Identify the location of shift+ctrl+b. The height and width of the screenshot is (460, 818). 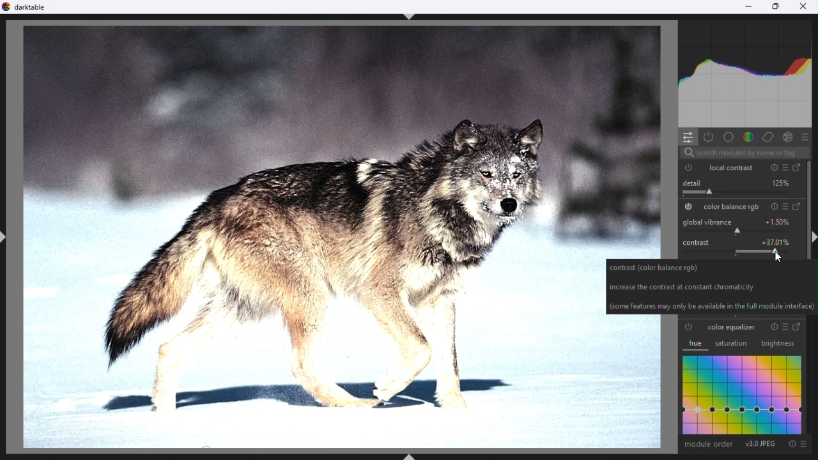
(411, 455).